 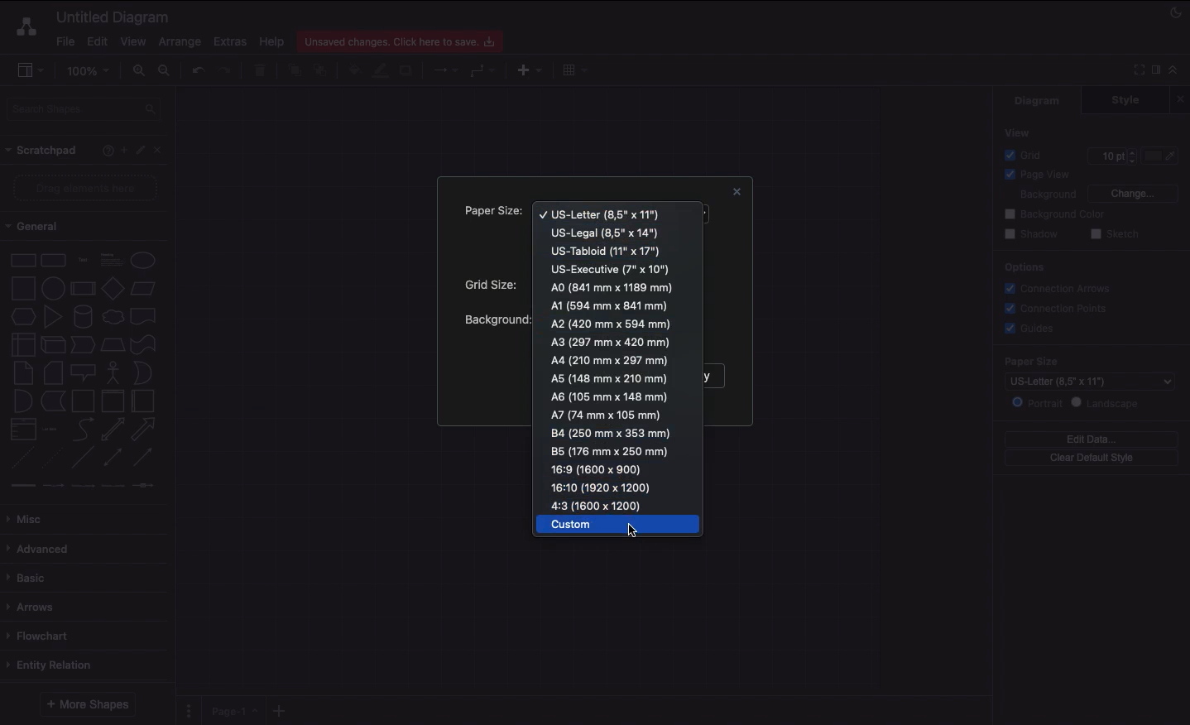 What do you see at coordinates (262, 71) in the screenshot?
I see `Trash` at bounding box center [262, 71].